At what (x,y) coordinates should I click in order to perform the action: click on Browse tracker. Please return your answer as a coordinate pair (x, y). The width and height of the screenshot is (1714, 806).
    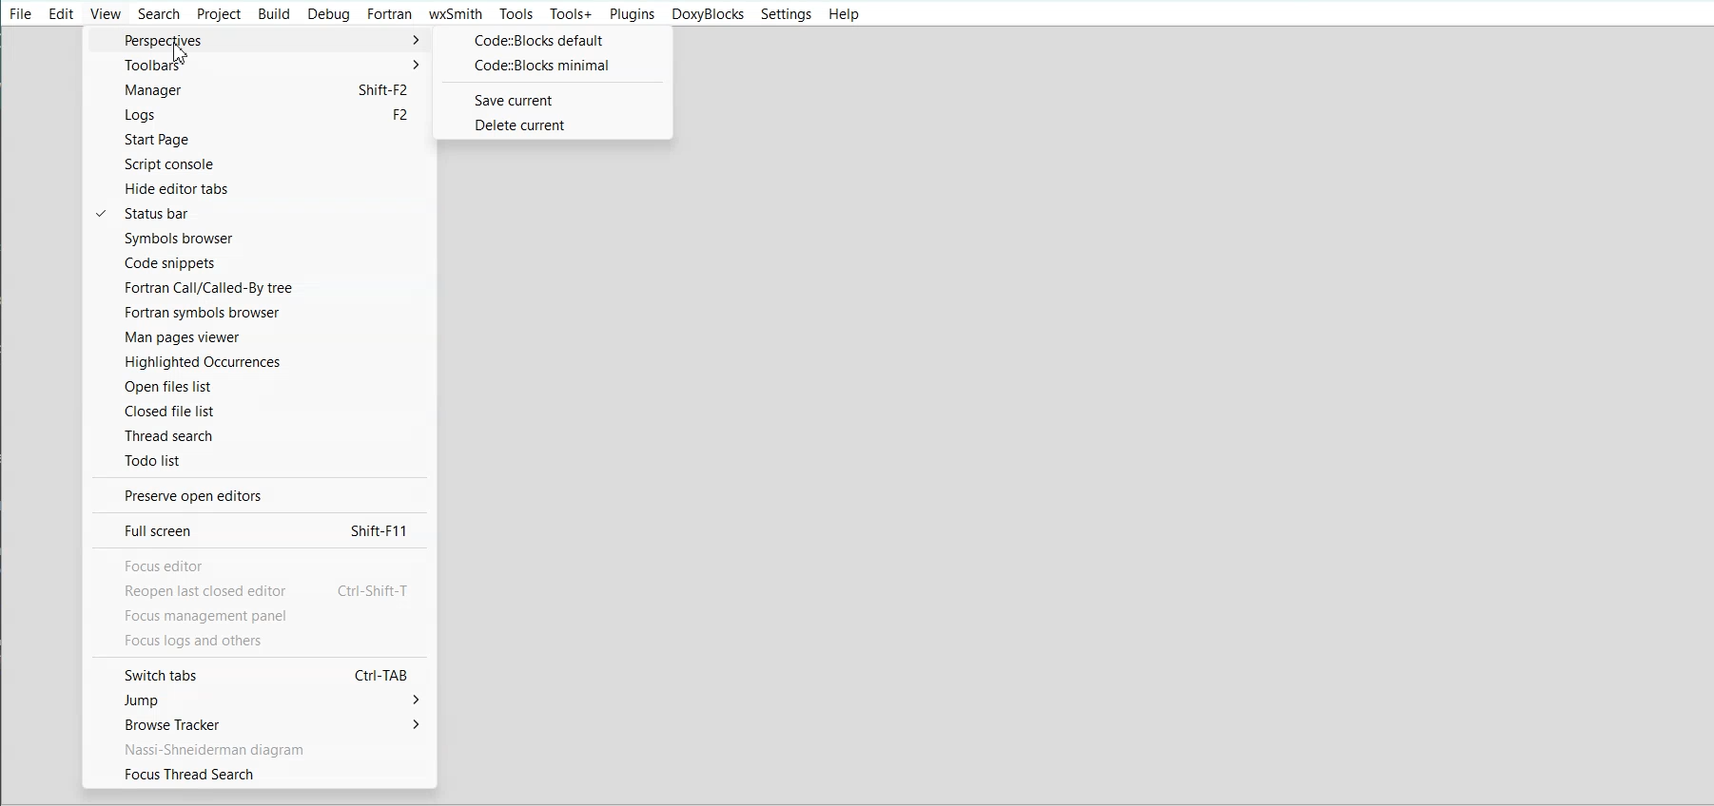
    Looking at the image, I should click on (267, 723).